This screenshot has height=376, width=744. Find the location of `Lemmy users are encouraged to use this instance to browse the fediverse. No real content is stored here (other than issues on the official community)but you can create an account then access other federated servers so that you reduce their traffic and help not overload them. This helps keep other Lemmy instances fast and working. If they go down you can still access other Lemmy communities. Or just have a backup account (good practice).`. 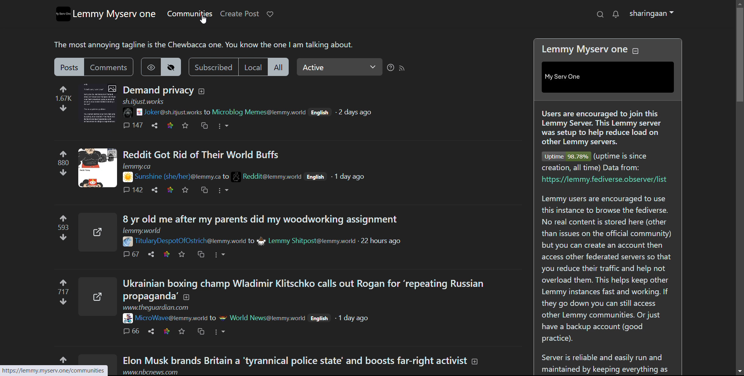

Lemmy users are encouraged to use this instance to browse the fediverse. No real content is stored here (other than issues on the official community)but you can create an account then access other federated servers so that you reduce their traffic and help not overload them. This helps keep other Lemmy instances fast and working. If they go down you can still access other Lemmy communities. Or just have a backup account (good practice). is located at coordinates (605, 268).